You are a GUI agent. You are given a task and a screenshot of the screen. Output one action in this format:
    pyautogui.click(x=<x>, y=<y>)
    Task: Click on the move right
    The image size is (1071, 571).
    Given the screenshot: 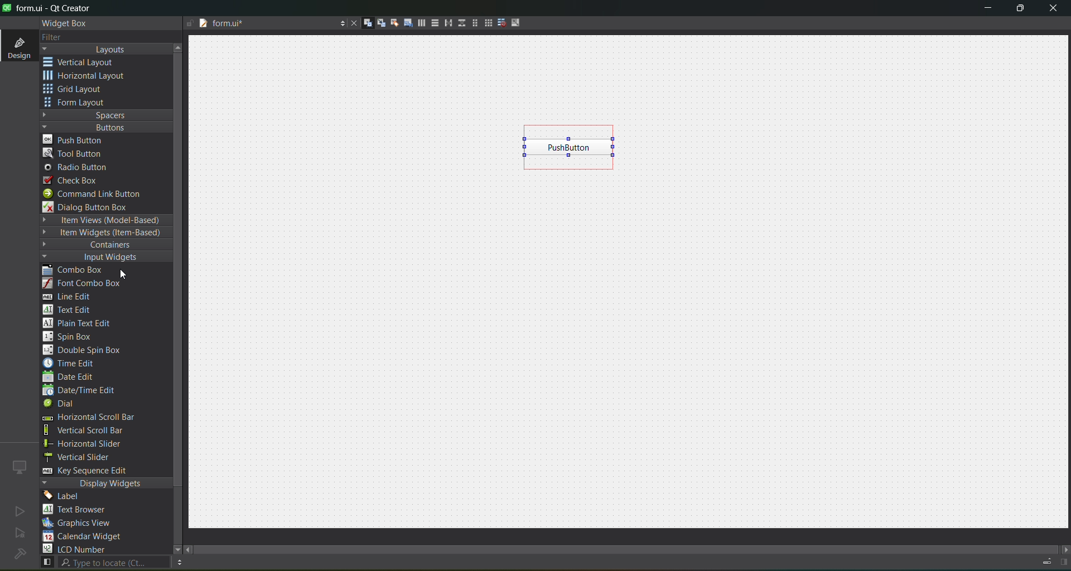 What is the action you would take?
    pyautogui.click(x=1064, y=550)
    